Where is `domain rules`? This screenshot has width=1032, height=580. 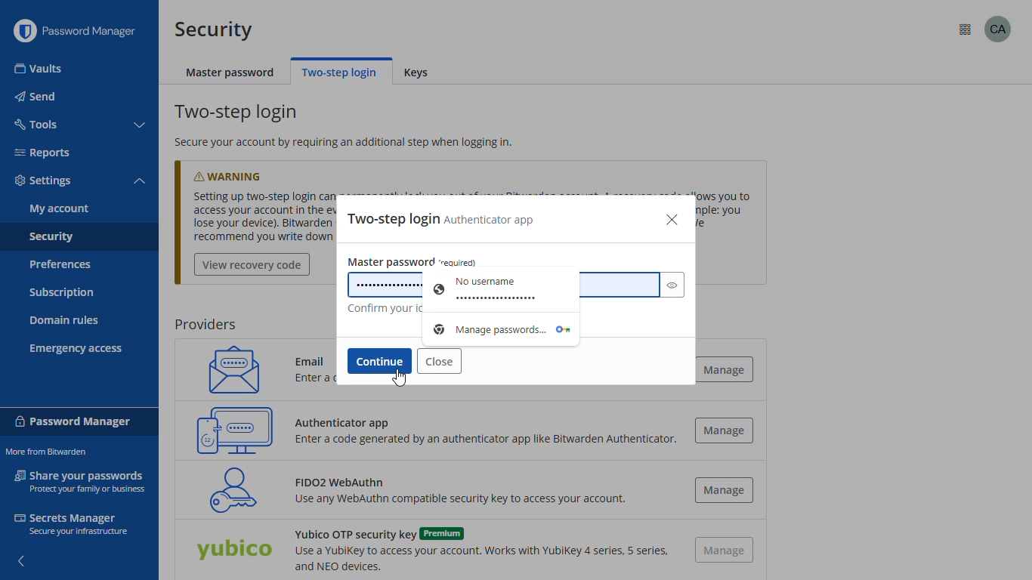
domain rules is located at coordinates (64, 322).